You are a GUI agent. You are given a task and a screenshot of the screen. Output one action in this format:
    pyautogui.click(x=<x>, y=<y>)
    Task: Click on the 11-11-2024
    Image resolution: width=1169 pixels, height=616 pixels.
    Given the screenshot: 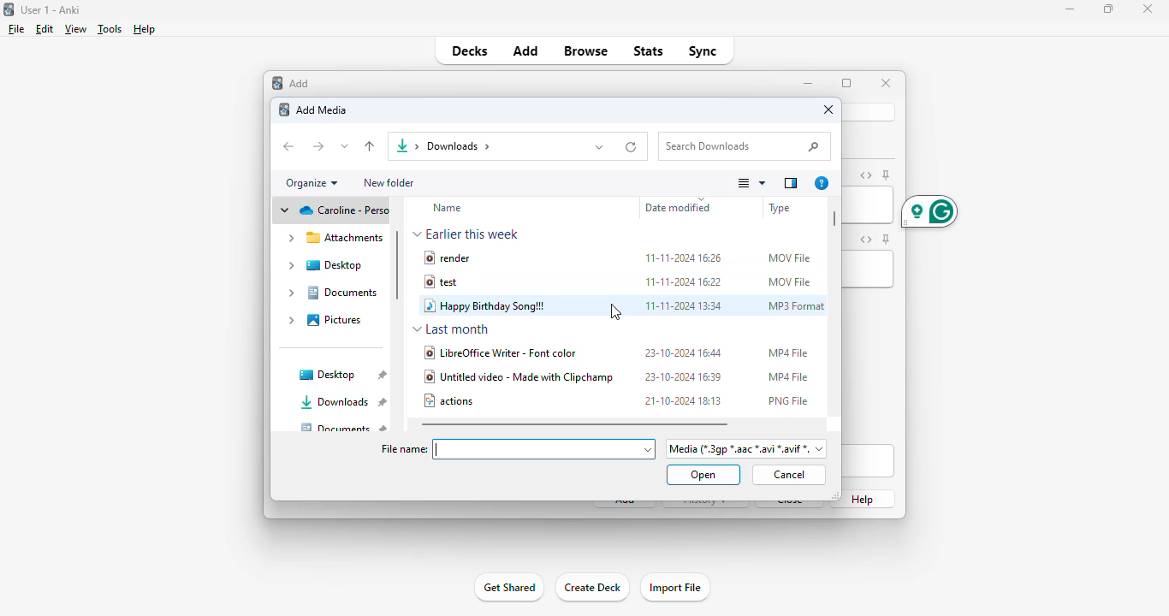 What is the action you would take?
    pyautogui.click(x=685, y=282)
    